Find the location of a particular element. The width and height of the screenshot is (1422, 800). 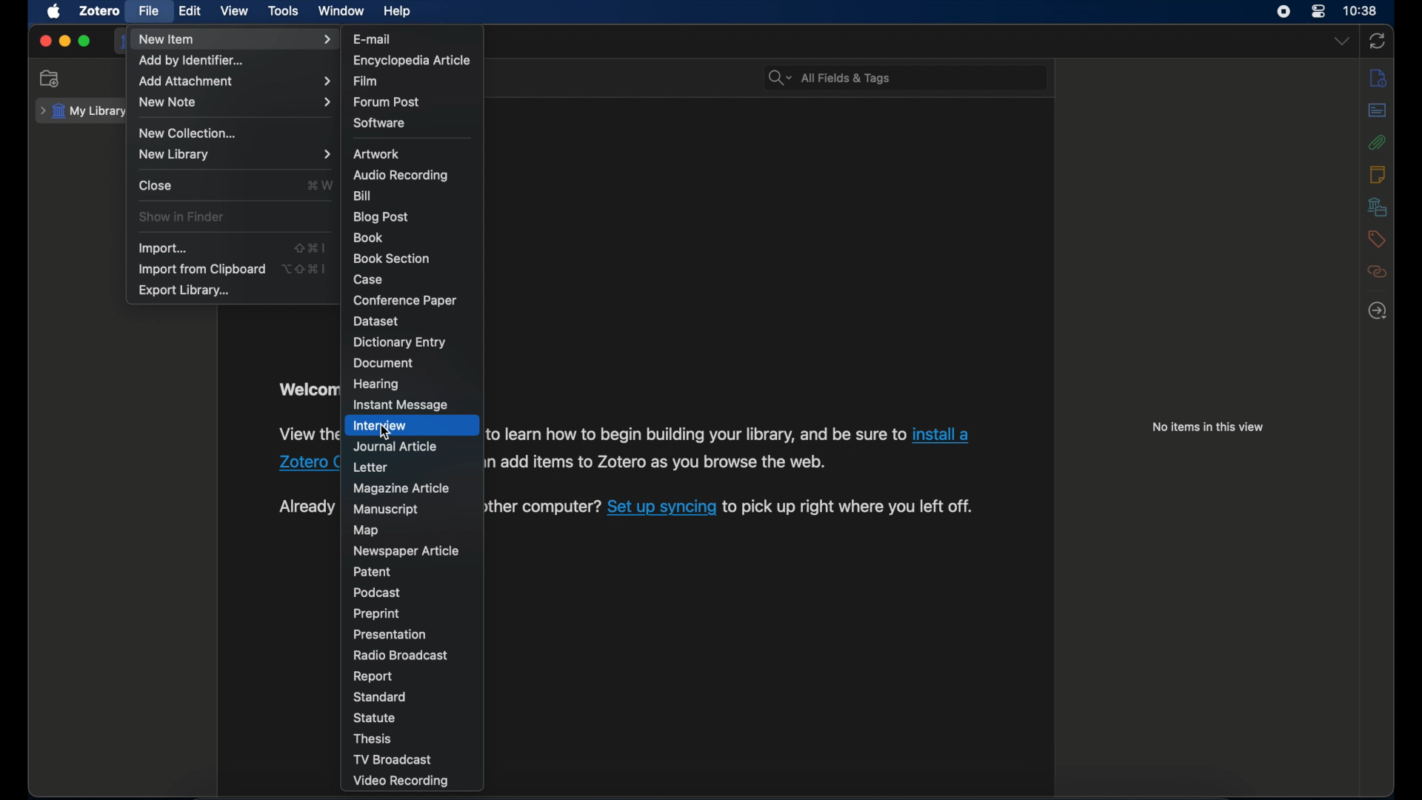

edit is located at coordinates (191, 11).